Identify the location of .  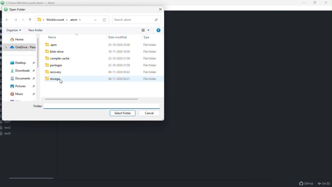
(18, 39).